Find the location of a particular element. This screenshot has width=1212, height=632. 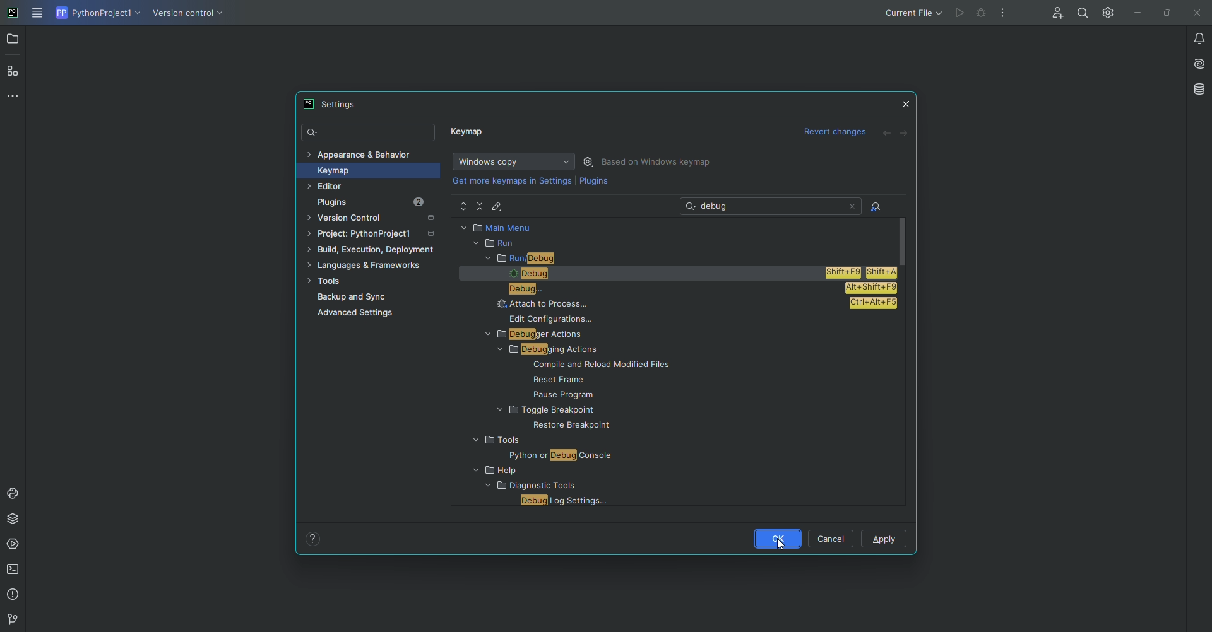

Find is located at coordinates (1083, 13).